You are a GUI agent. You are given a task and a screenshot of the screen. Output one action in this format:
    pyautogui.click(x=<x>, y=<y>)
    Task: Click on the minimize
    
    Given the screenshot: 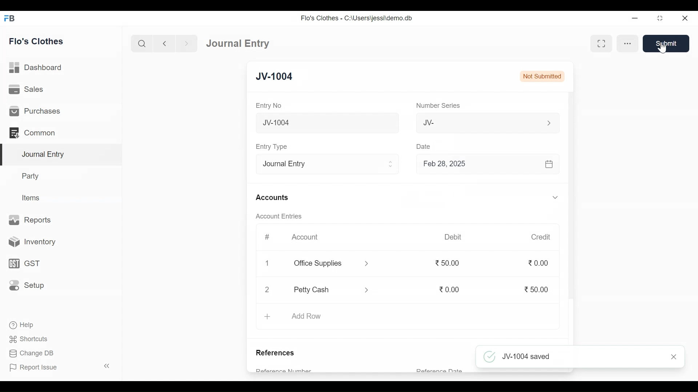 What is the action you would take?
    pyautogui.click(x=635, y=19)
    